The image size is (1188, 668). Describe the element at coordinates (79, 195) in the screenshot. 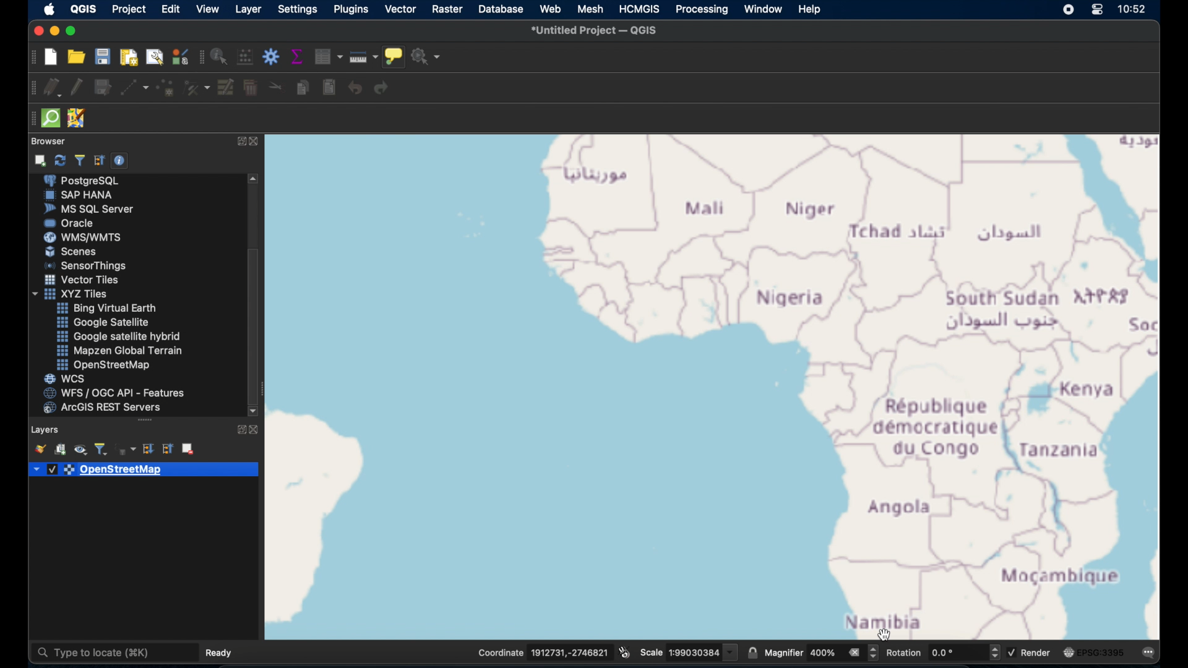

I see `sap hana` at that location.